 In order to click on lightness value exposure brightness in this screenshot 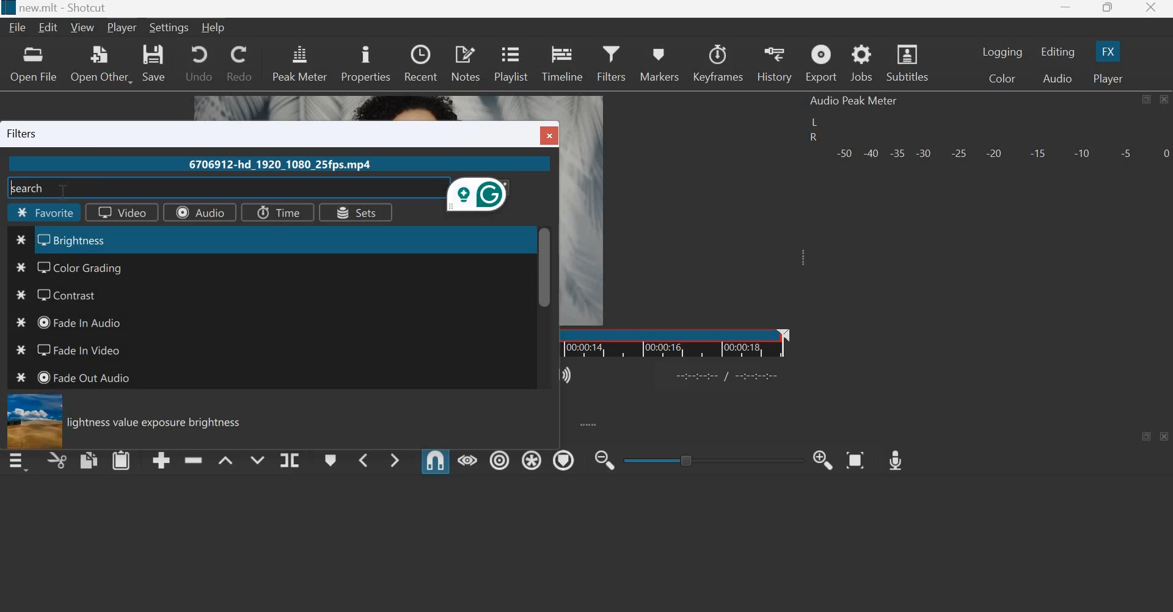, I will do `click(159, 423)`.